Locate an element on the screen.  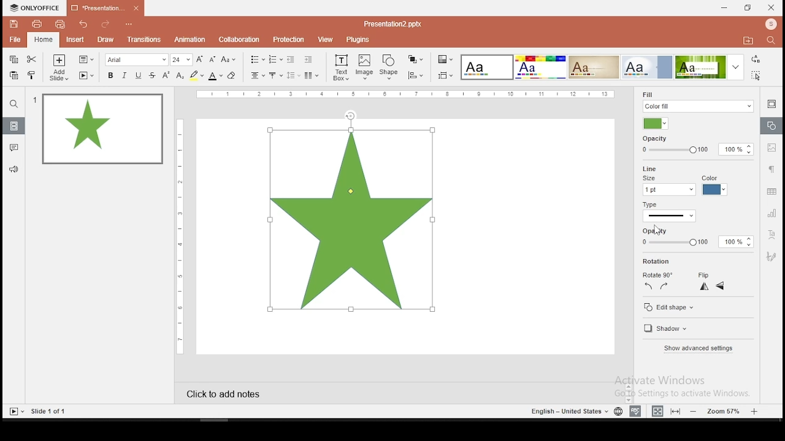
vertical alignment is located at coordinates (275, 76).